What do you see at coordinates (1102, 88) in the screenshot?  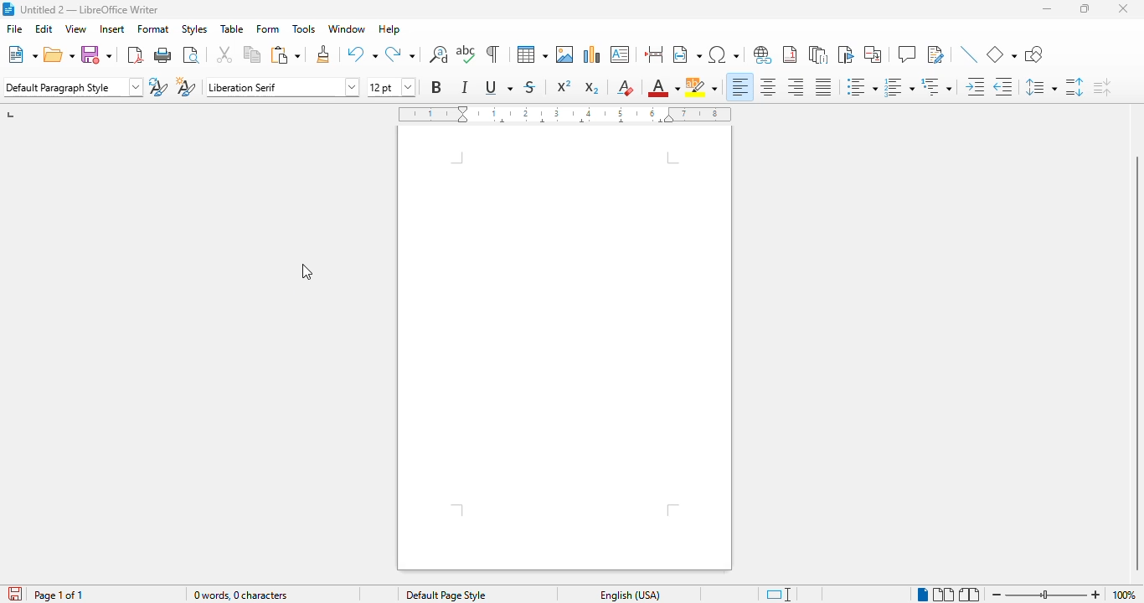 I see `decrease paragraph spacing` at bounding box center [1102, 88].